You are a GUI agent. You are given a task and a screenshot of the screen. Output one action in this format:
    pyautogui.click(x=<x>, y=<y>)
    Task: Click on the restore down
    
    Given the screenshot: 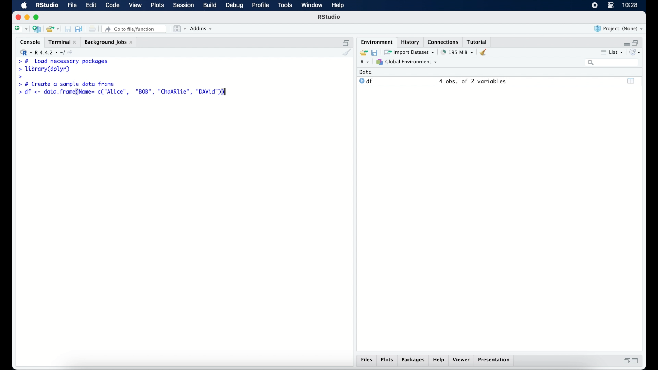 What is the action you would take?
    pyautogui.click(x=346, y=42)
    